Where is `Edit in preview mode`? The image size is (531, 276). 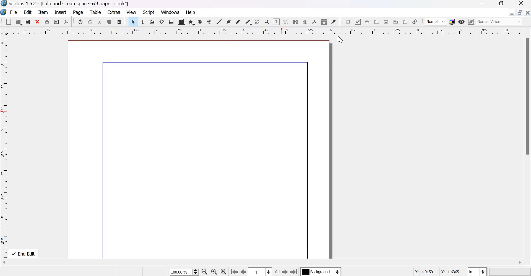
Edit in preview mode is located at coordinates (471, 22).